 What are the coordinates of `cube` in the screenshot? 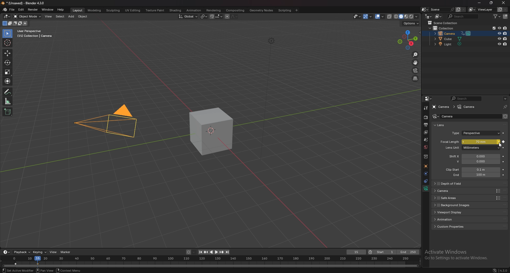 It's located at (449, 39).